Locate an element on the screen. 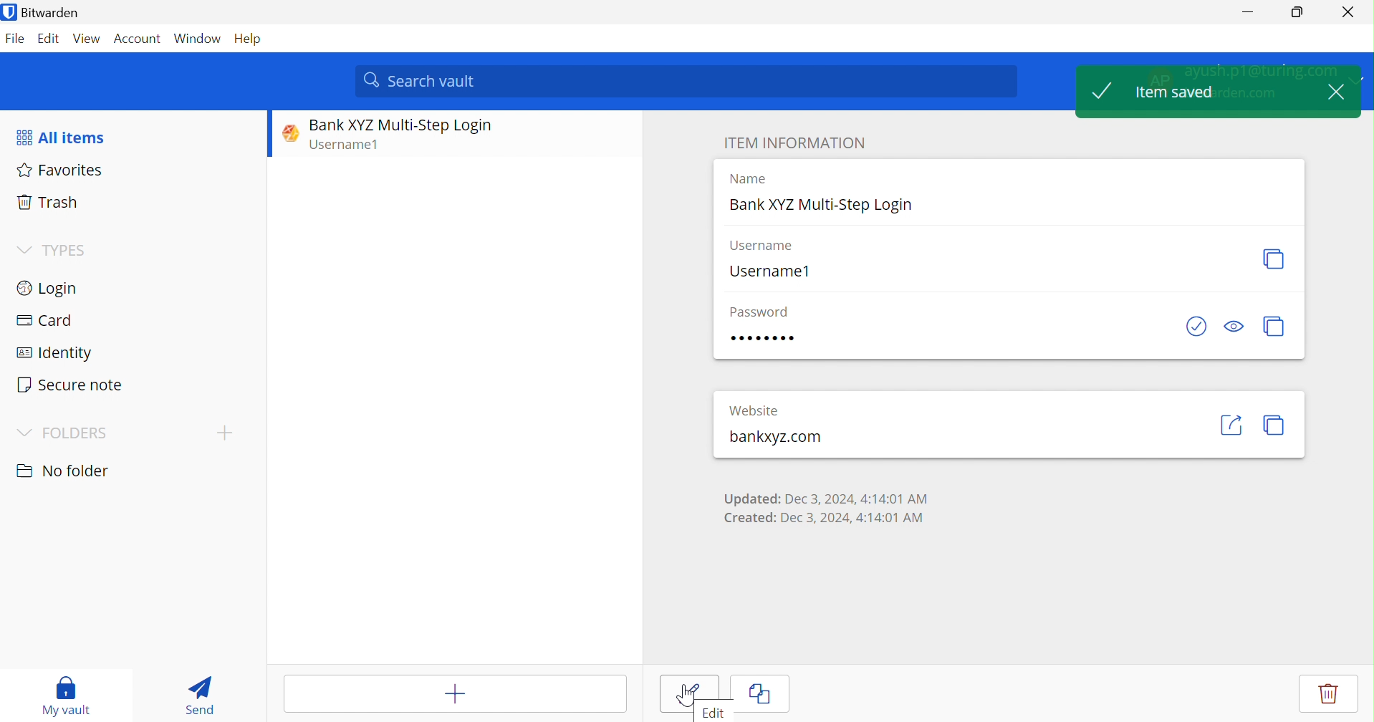 The image size is (1374, 722). Cursor is located at coordinates (684, 690).